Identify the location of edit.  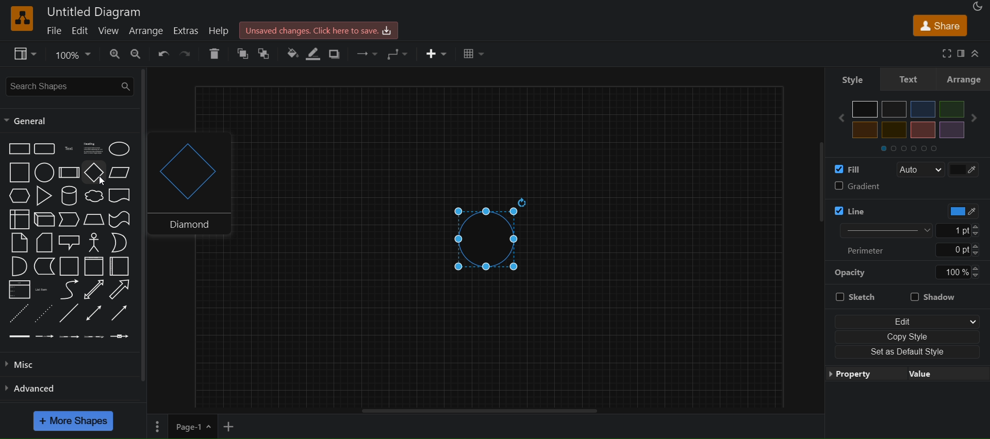
(81, 31).